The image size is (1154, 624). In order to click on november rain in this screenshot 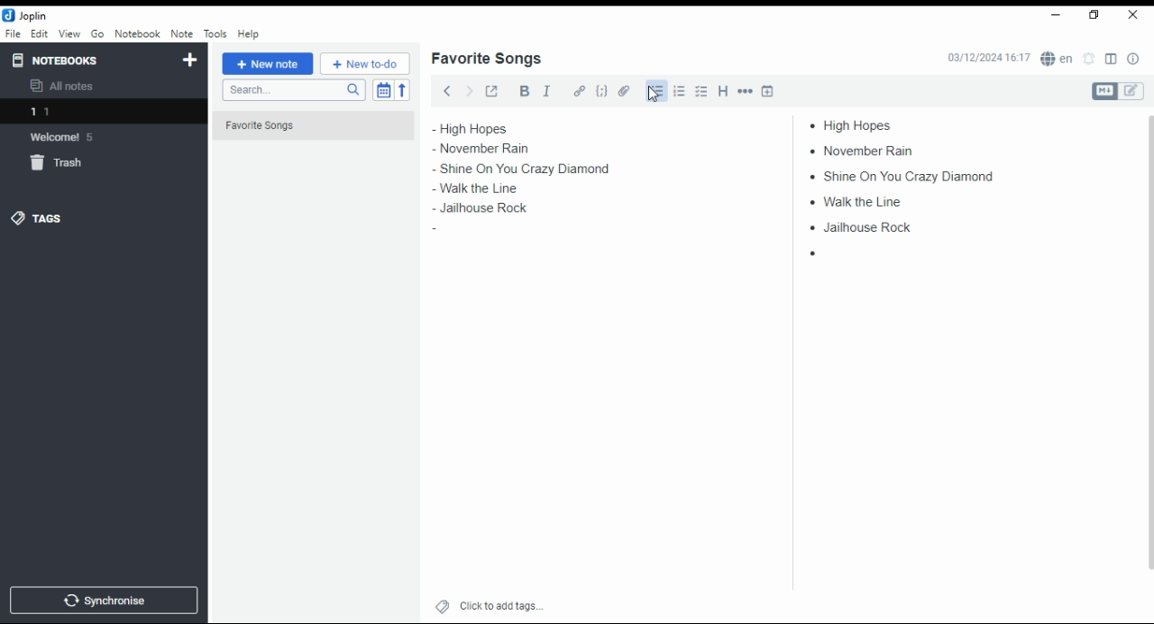, I will do `click(494, 149)`.